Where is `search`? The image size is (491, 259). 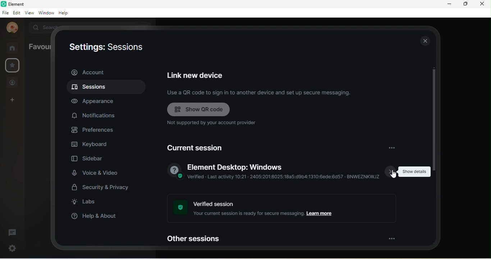 search is located at coordinates (43, 27).